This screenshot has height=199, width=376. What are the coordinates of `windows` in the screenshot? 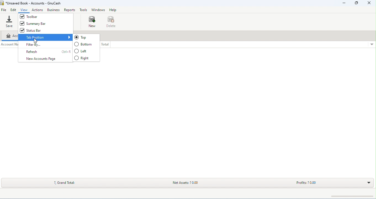 It's located at (99, 10).